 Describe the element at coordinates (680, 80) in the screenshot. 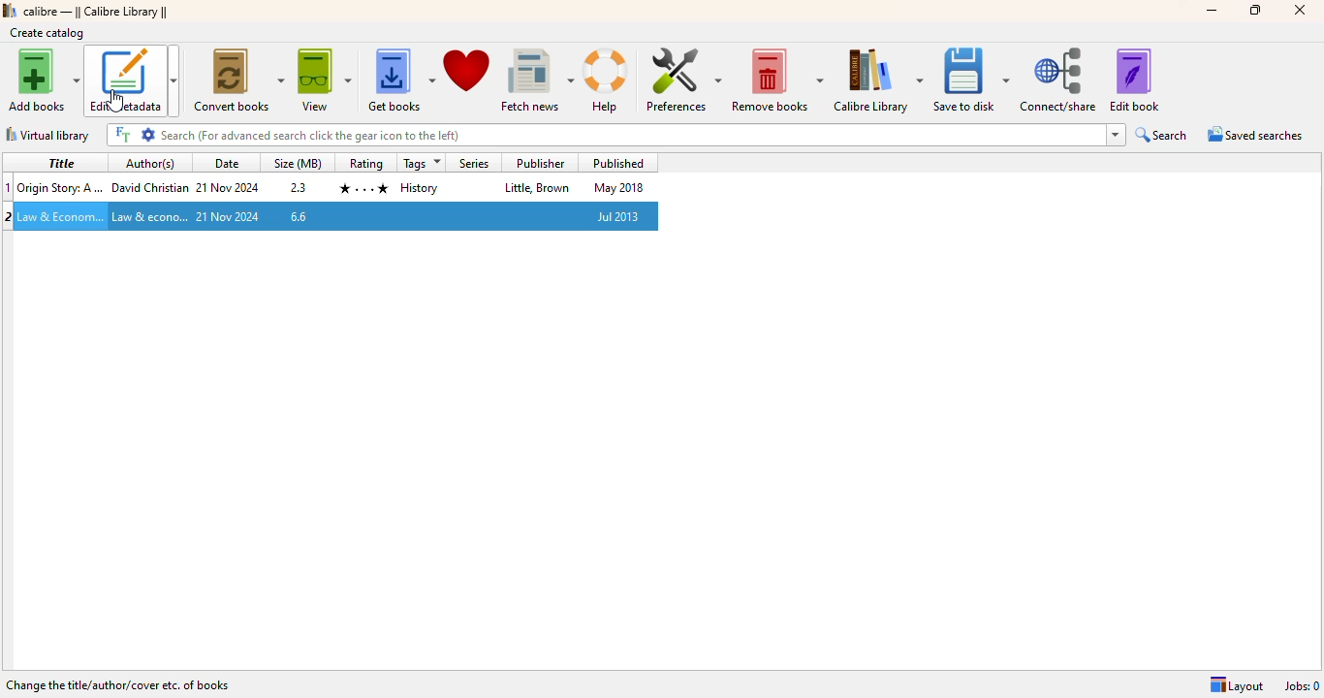

I see `preferences` at that location.